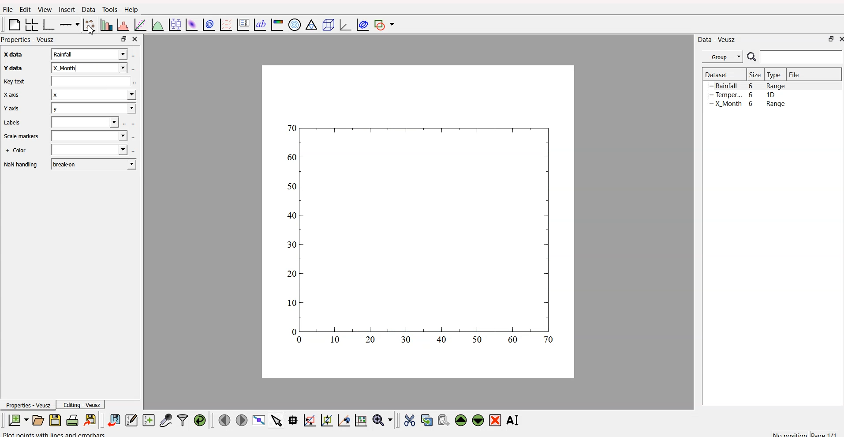  Describe the element at coordinates (386, 25) in the screenshot. I see `add shape to plot` at that location.